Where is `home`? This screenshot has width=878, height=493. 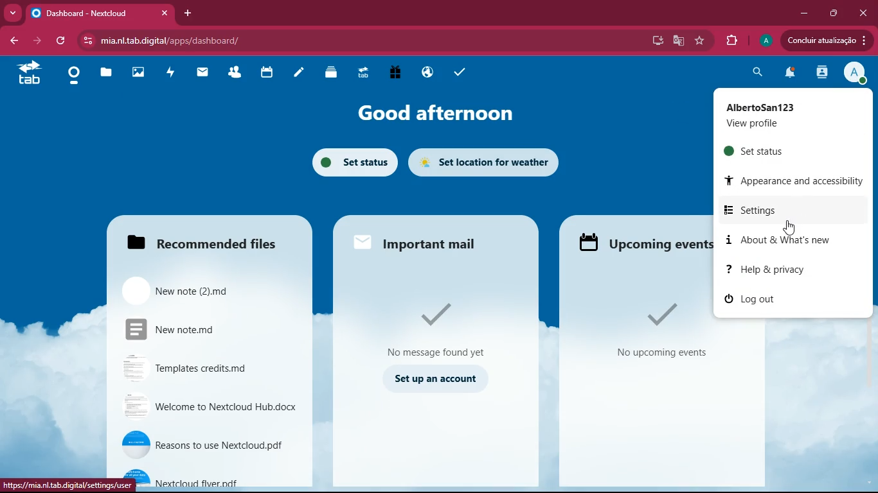
home is located at coordinates (71, 78).